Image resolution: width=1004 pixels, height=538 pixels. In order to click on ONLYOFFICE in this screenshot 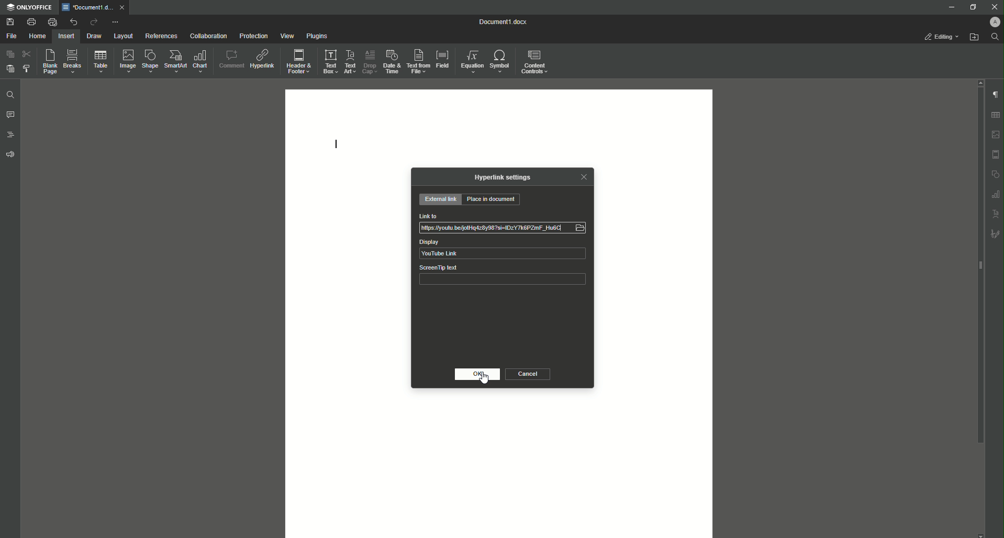, I will do `click(29, 8)`.